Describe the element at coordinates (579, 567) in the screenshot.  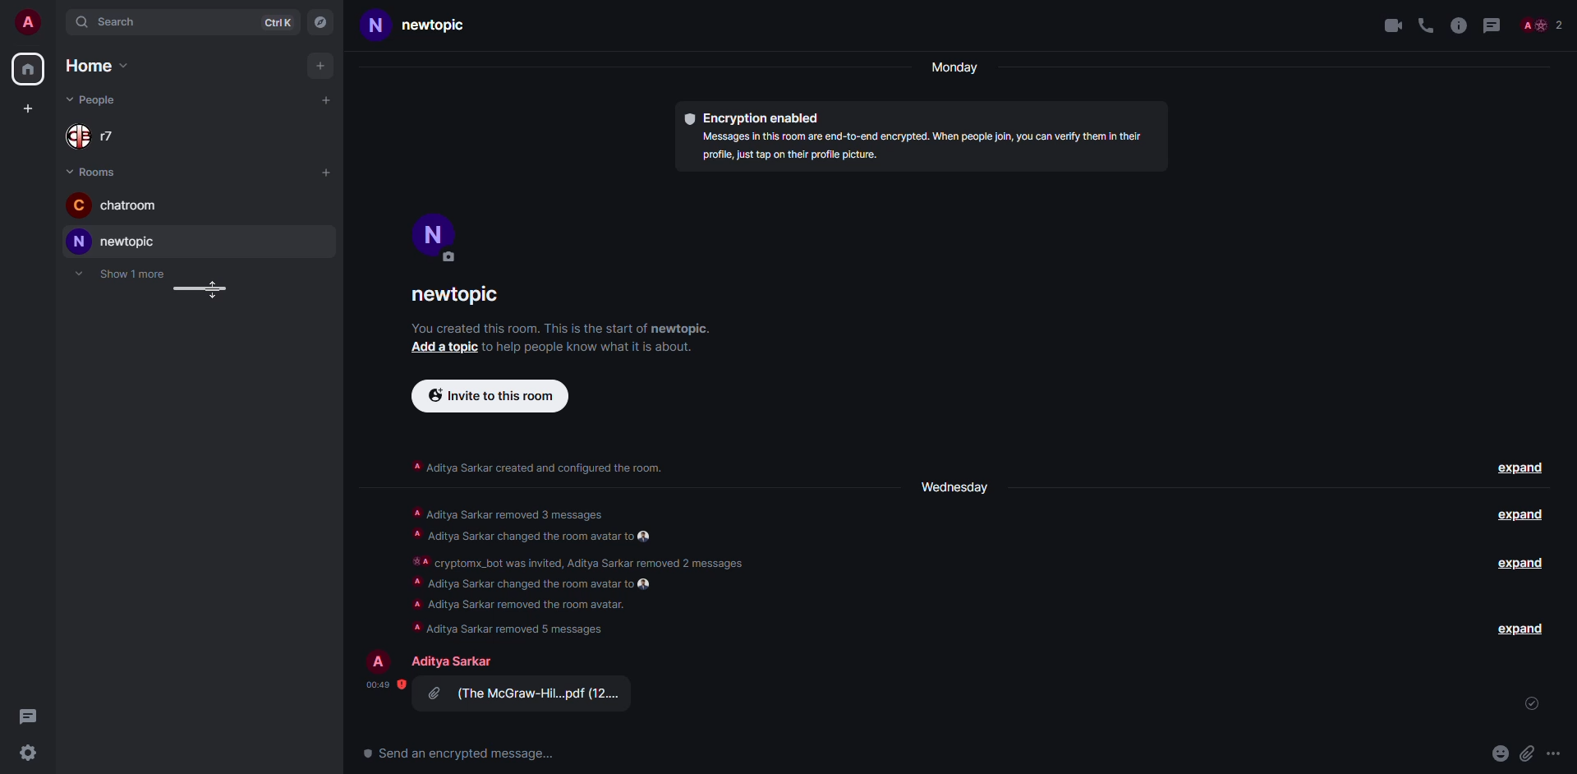
I see `A Aditya Sarkar removed 3 messages

LY TY ——

#A cryptomx_bot was invited, Aditya Sarkar removed 2 messages
A Aditya Sarkar changed the room avatar to

‘a Aditya Sarkar removed the room avatar.

‘A Aditya Sarkar removed 5 messages` at that location.